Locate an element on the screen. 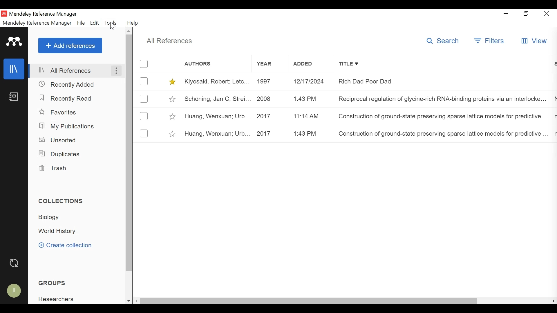 This screenshot has width=557, height=313. Sync is located at coordinates (15, 262).